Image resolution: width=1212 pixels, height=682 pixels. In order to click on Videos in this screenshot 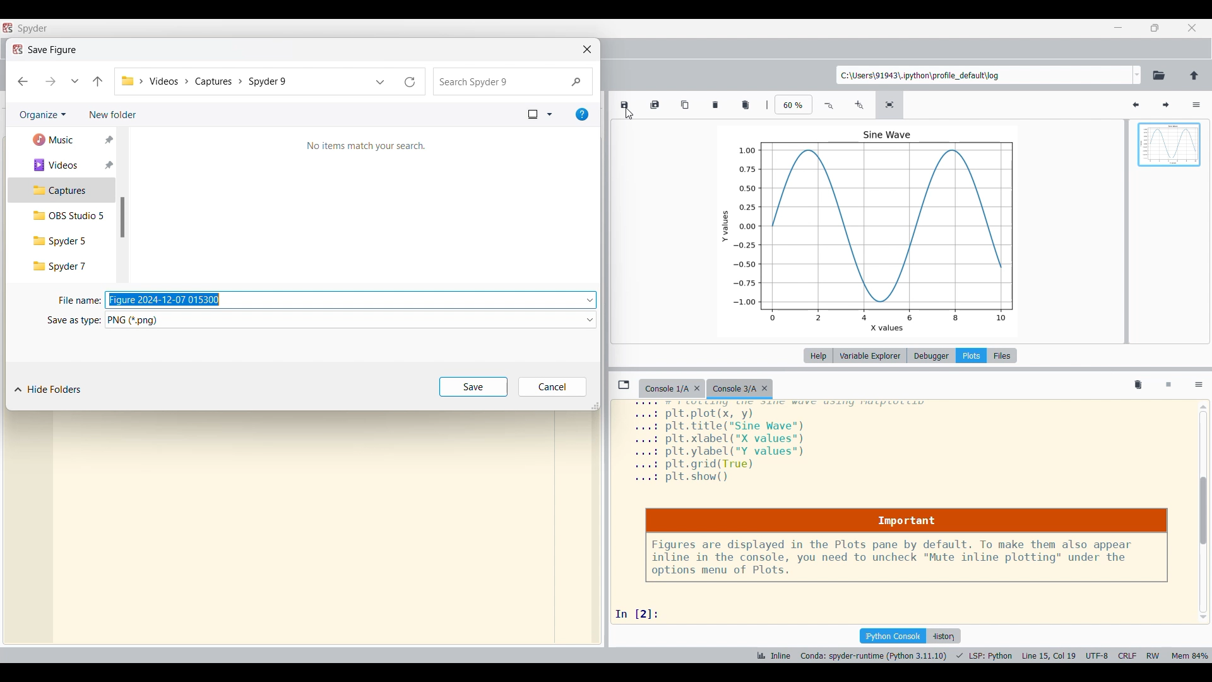, I will do `click(63, 165)`.